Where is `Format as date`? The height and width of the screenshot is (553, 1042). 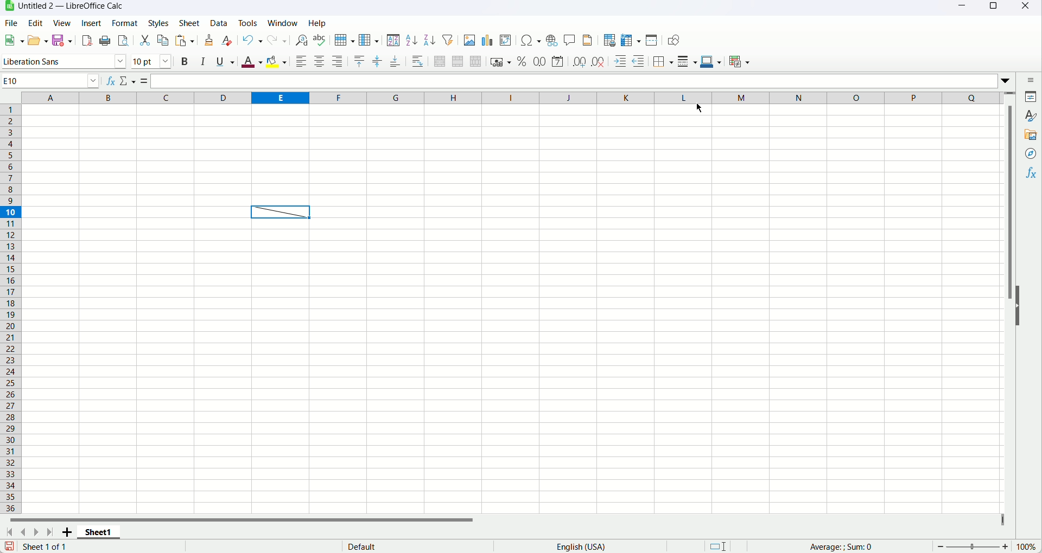 Format as date is located at coordinates (557, 61).